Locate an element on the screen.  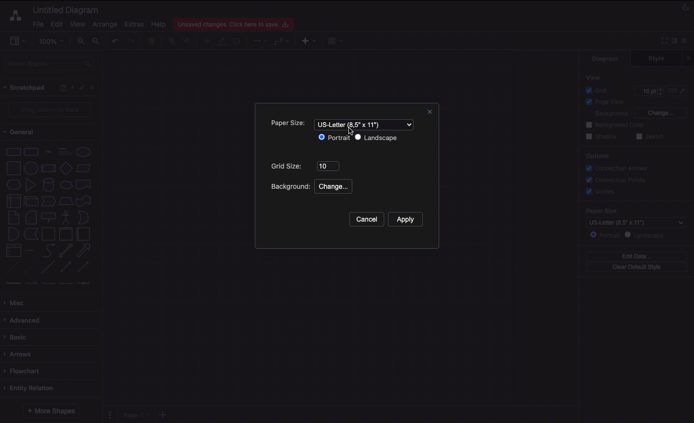
Item list is located at coordinates (32, 251).